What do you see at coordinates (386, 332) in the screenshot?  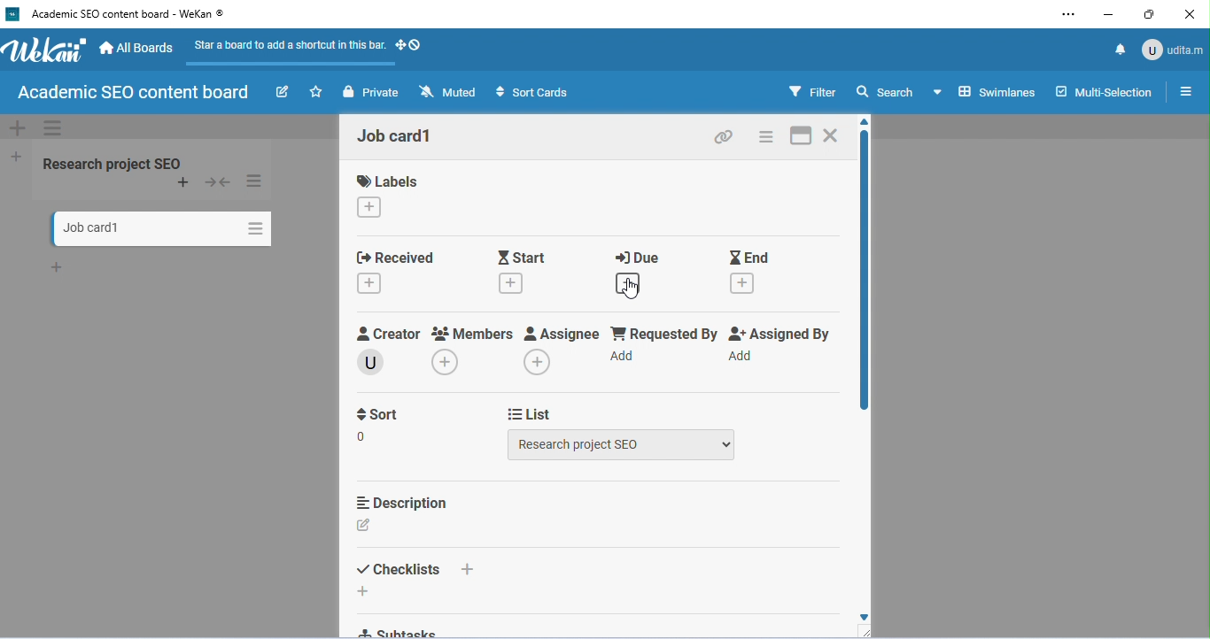 I see `creator` at bounding box center [386, 332].